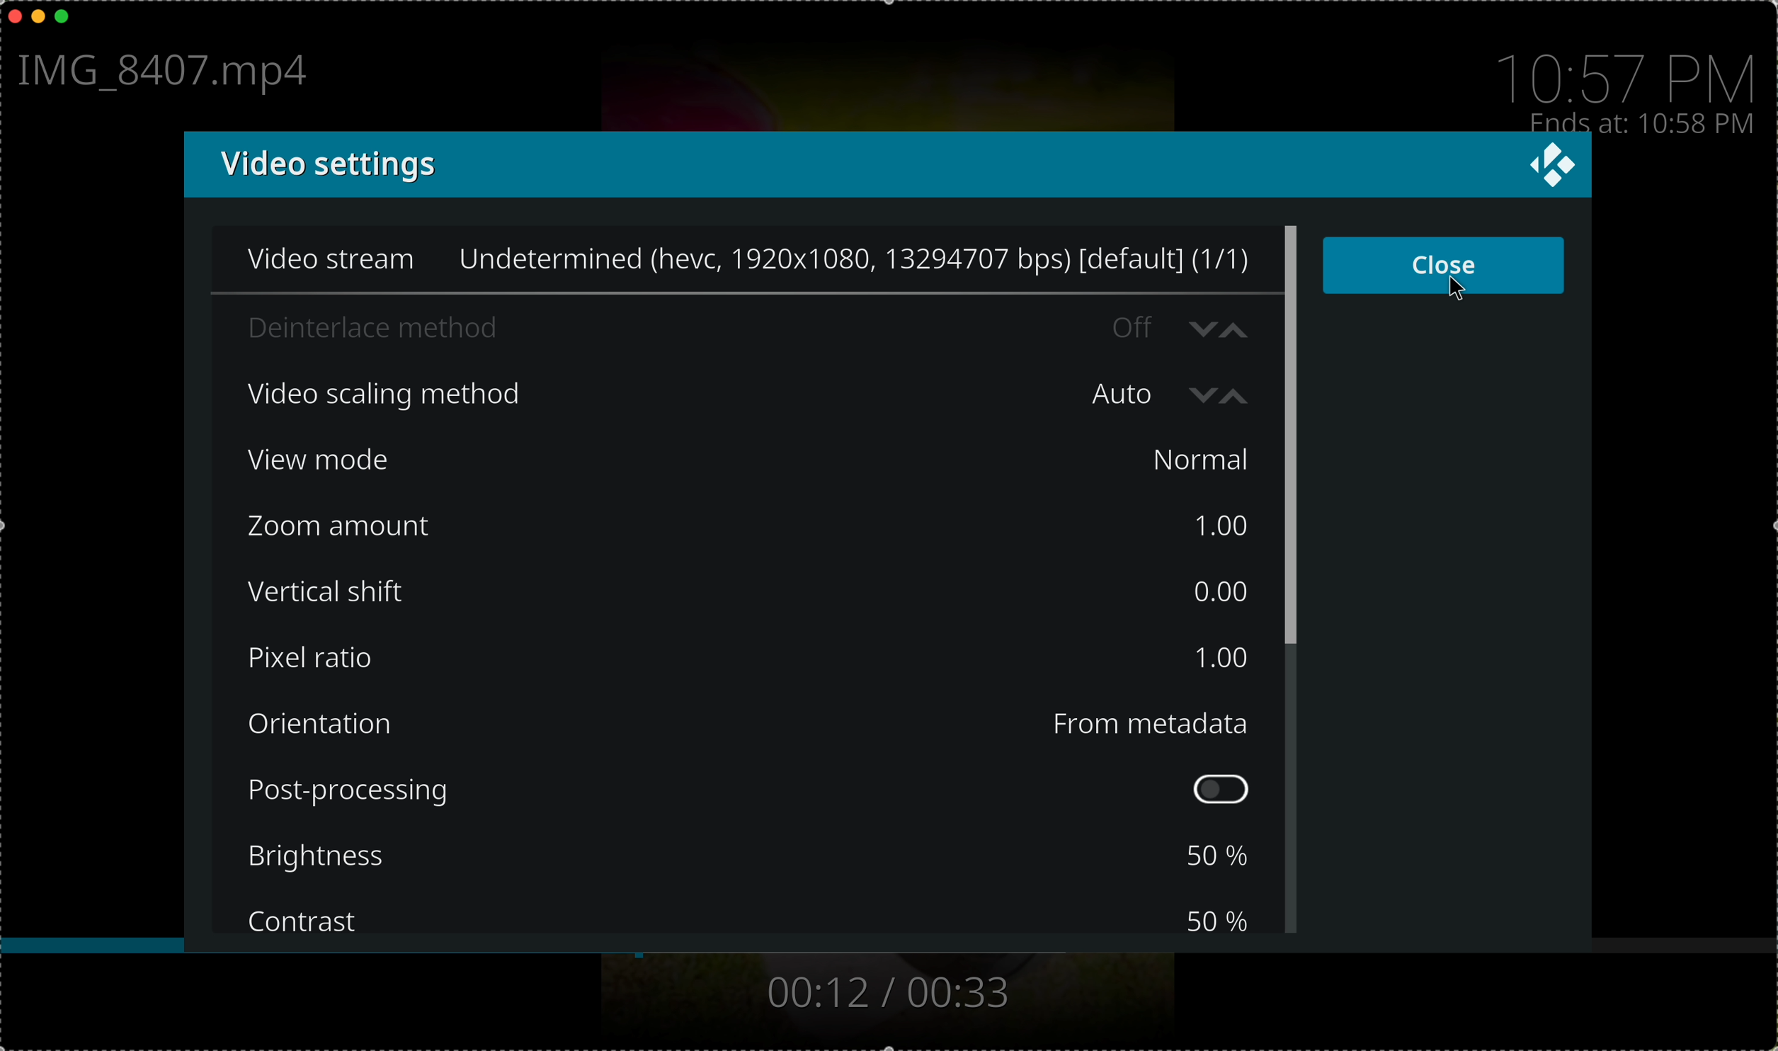 Image resolution: width=1778 pixels, height=1051 pixels. I want to click on decrease value, so click(1204, 393).